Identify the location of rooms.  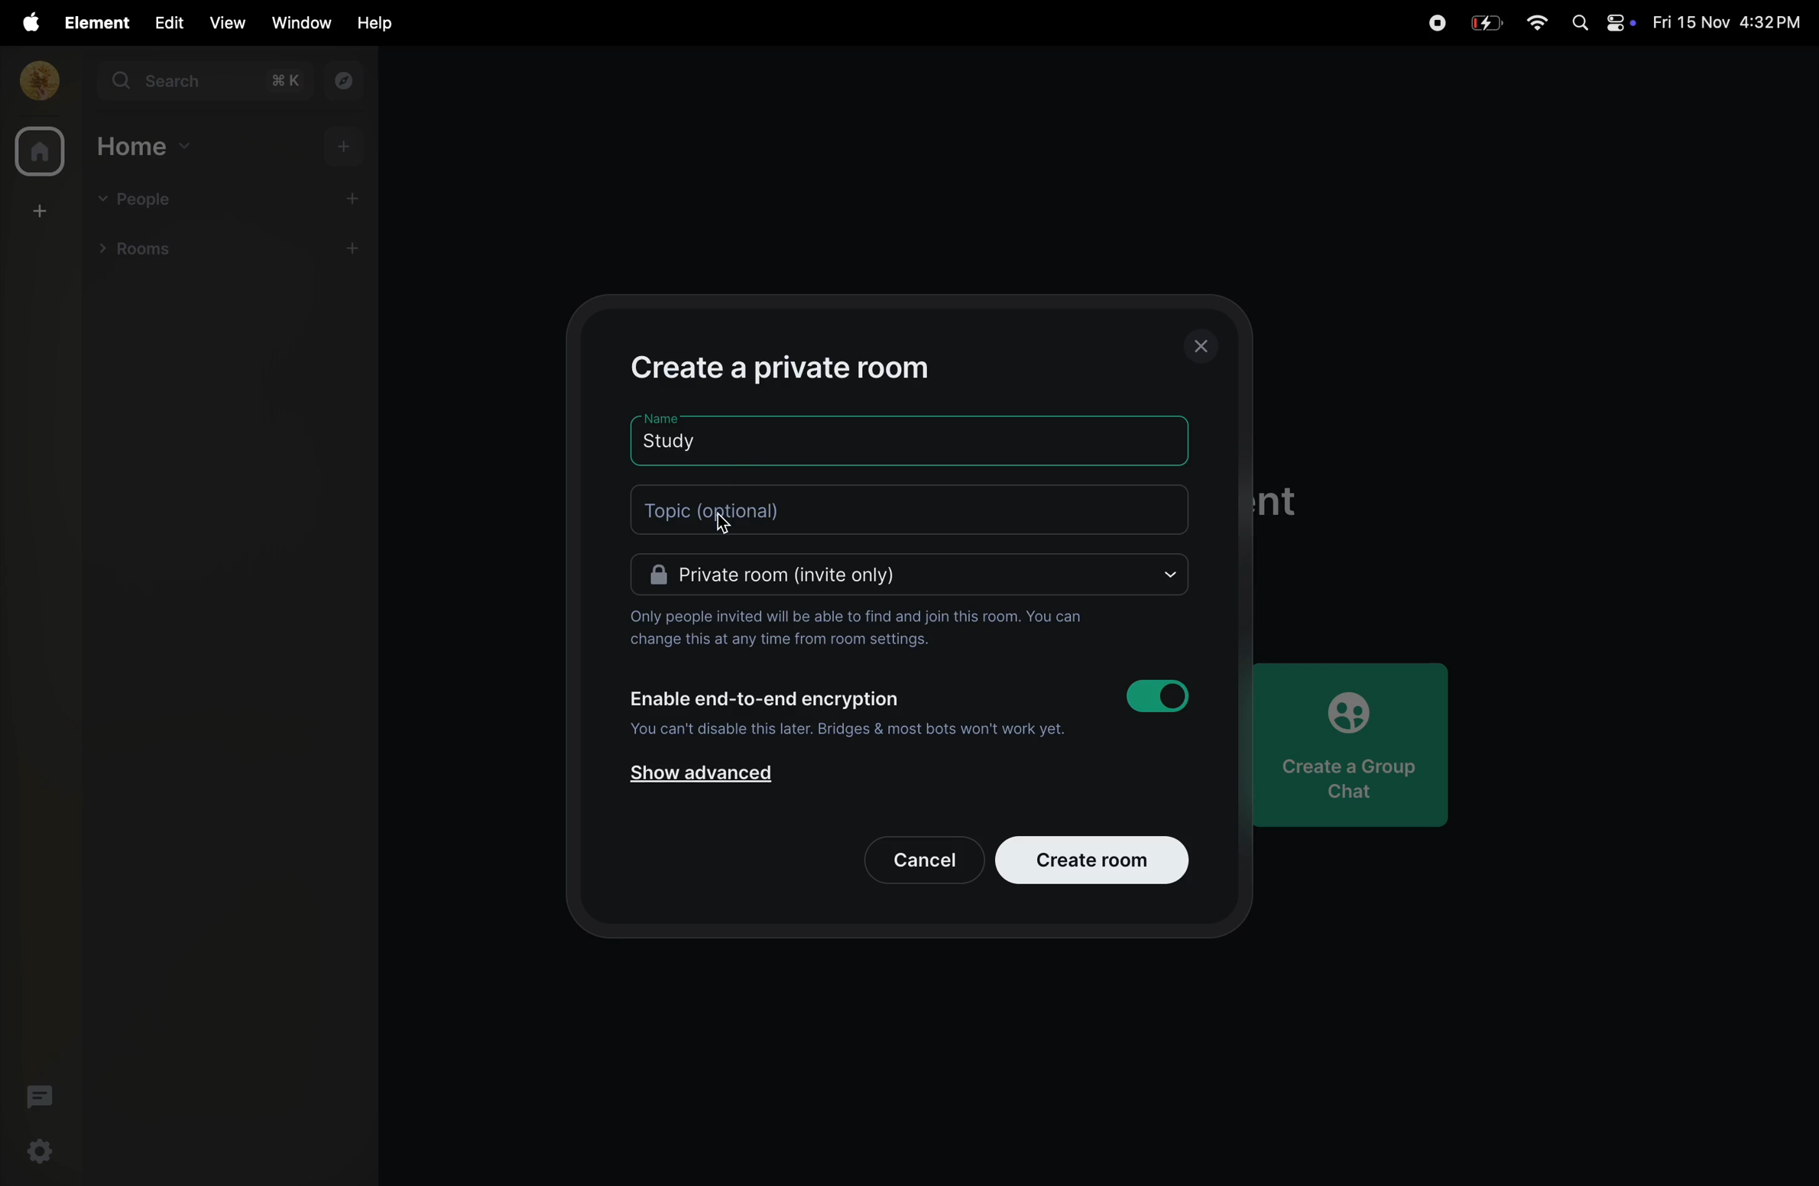
(151, 252).